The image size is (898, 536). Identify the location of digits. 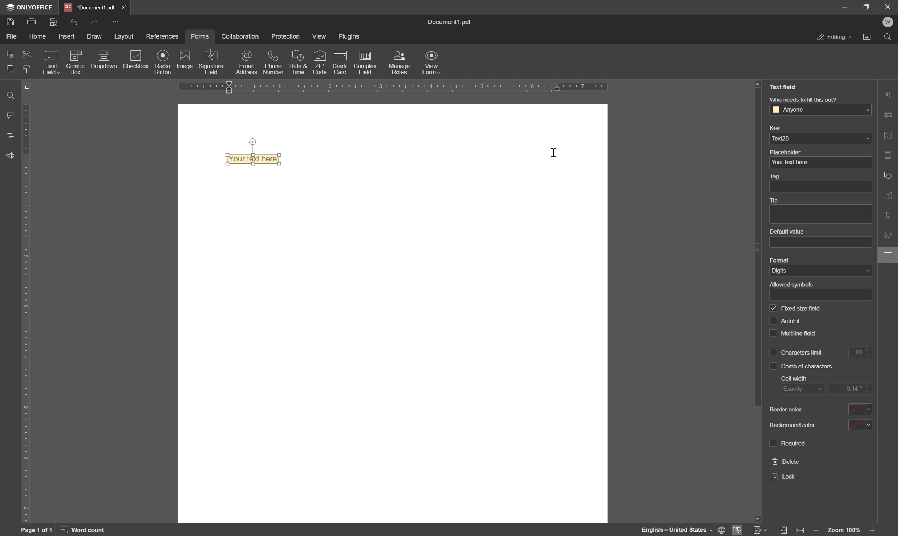
(820, 271).